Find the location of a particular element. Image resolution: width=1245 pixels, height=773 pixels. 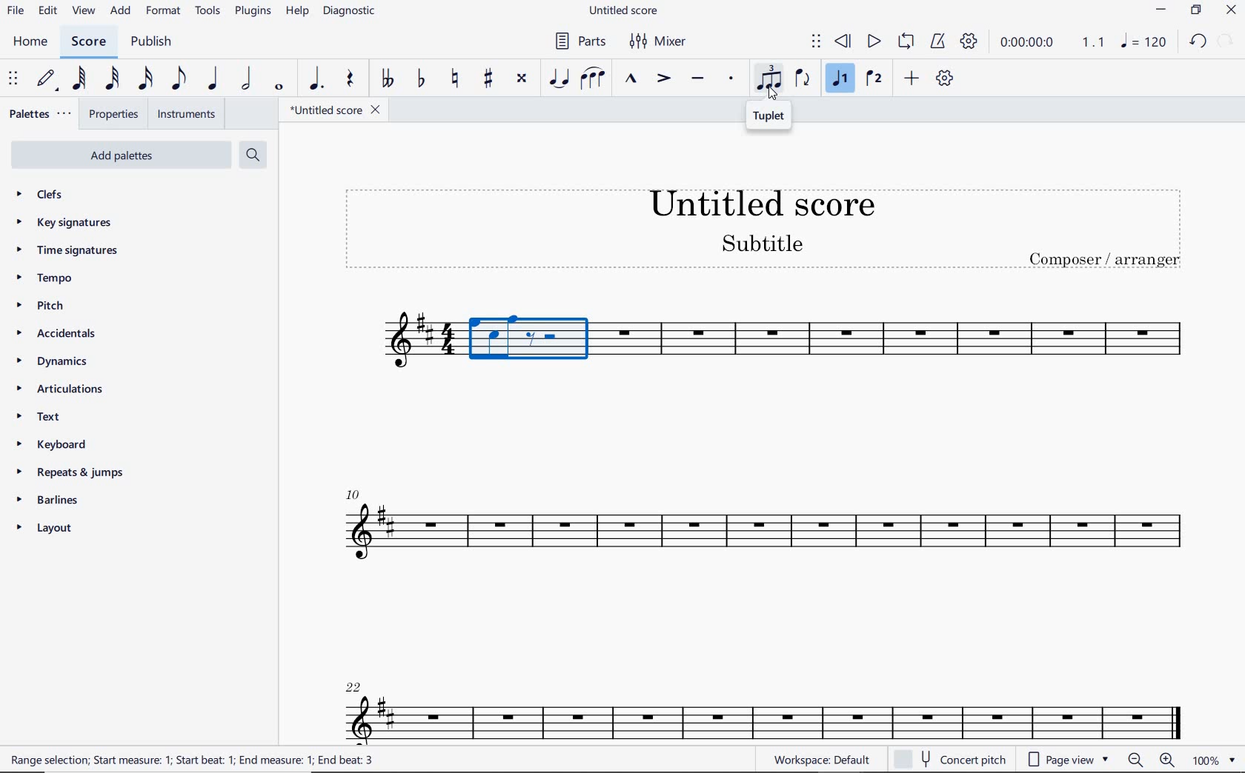

Tuplet is located at coordinates (770, 80).